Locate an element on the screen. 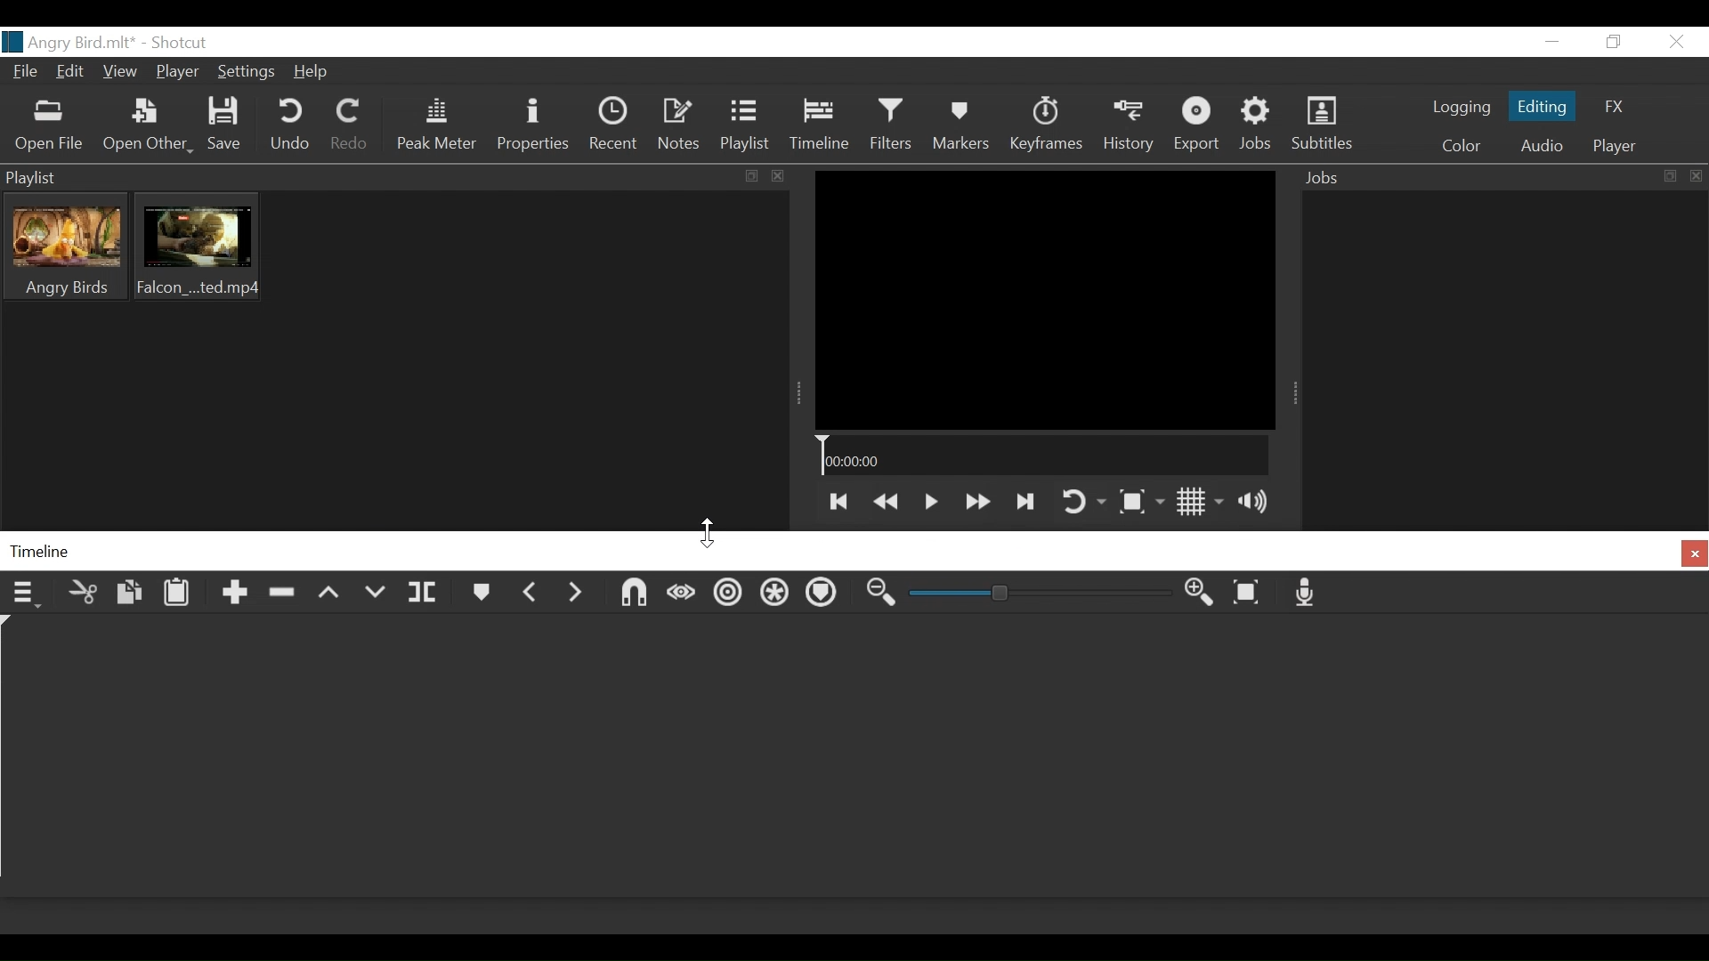 This screenshot has width=1709, height=961. Shotcut is located at coordinates (177, 42).